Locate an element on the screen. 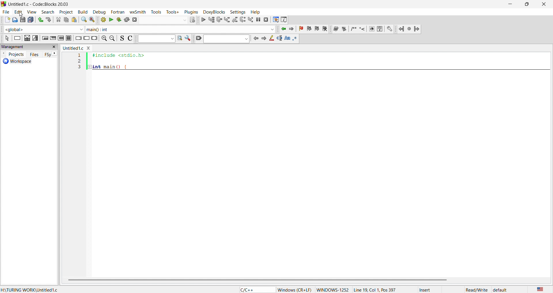 The width and height of the screenshot is (553, 293). stop debugging is located at coordinates (266, 20).